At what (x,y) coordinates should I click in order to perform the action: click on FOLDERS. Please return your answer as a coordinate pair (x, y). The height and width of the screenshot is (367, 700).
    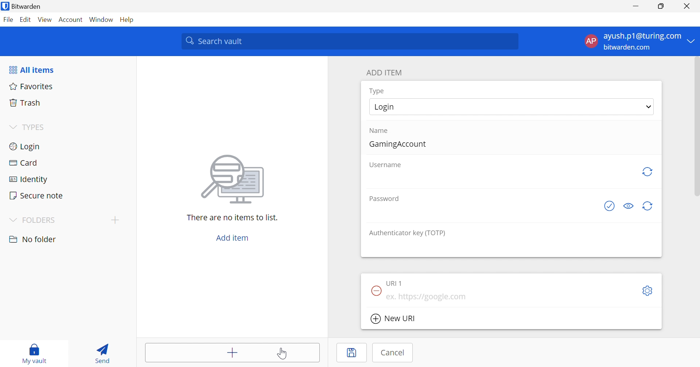
    Looking at the image, I should click on (40, 220).